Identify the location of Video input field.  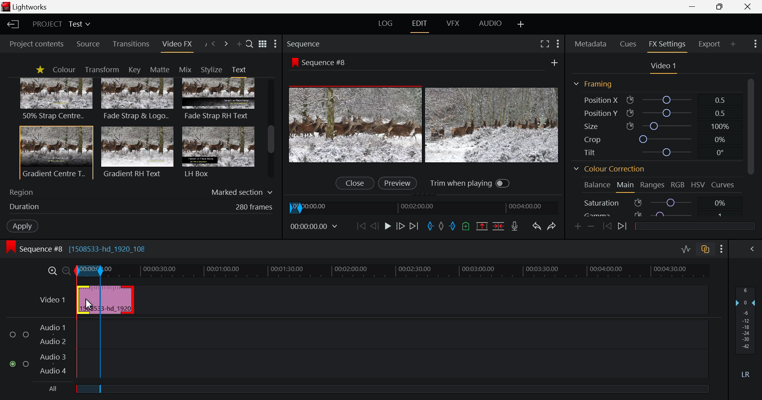
(103, 300).